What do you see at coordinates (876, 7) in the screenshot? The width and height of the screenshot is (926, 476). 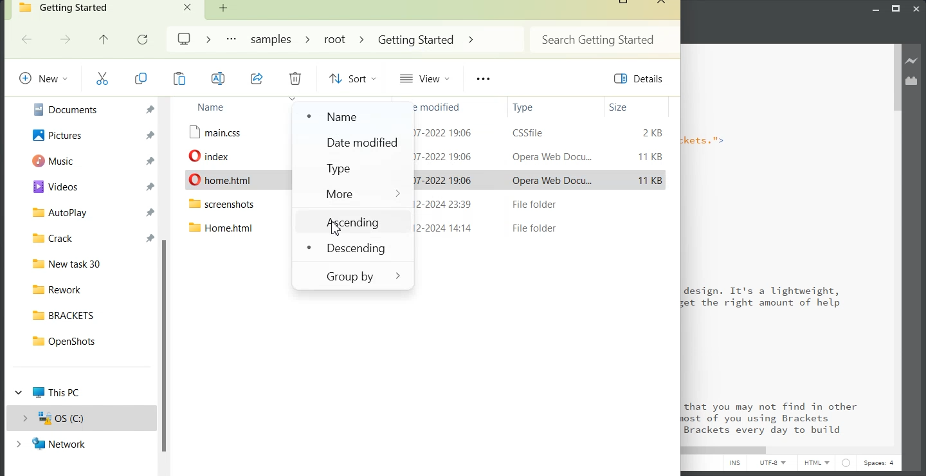 I see `Minimize` at bounding box center [876, 7].